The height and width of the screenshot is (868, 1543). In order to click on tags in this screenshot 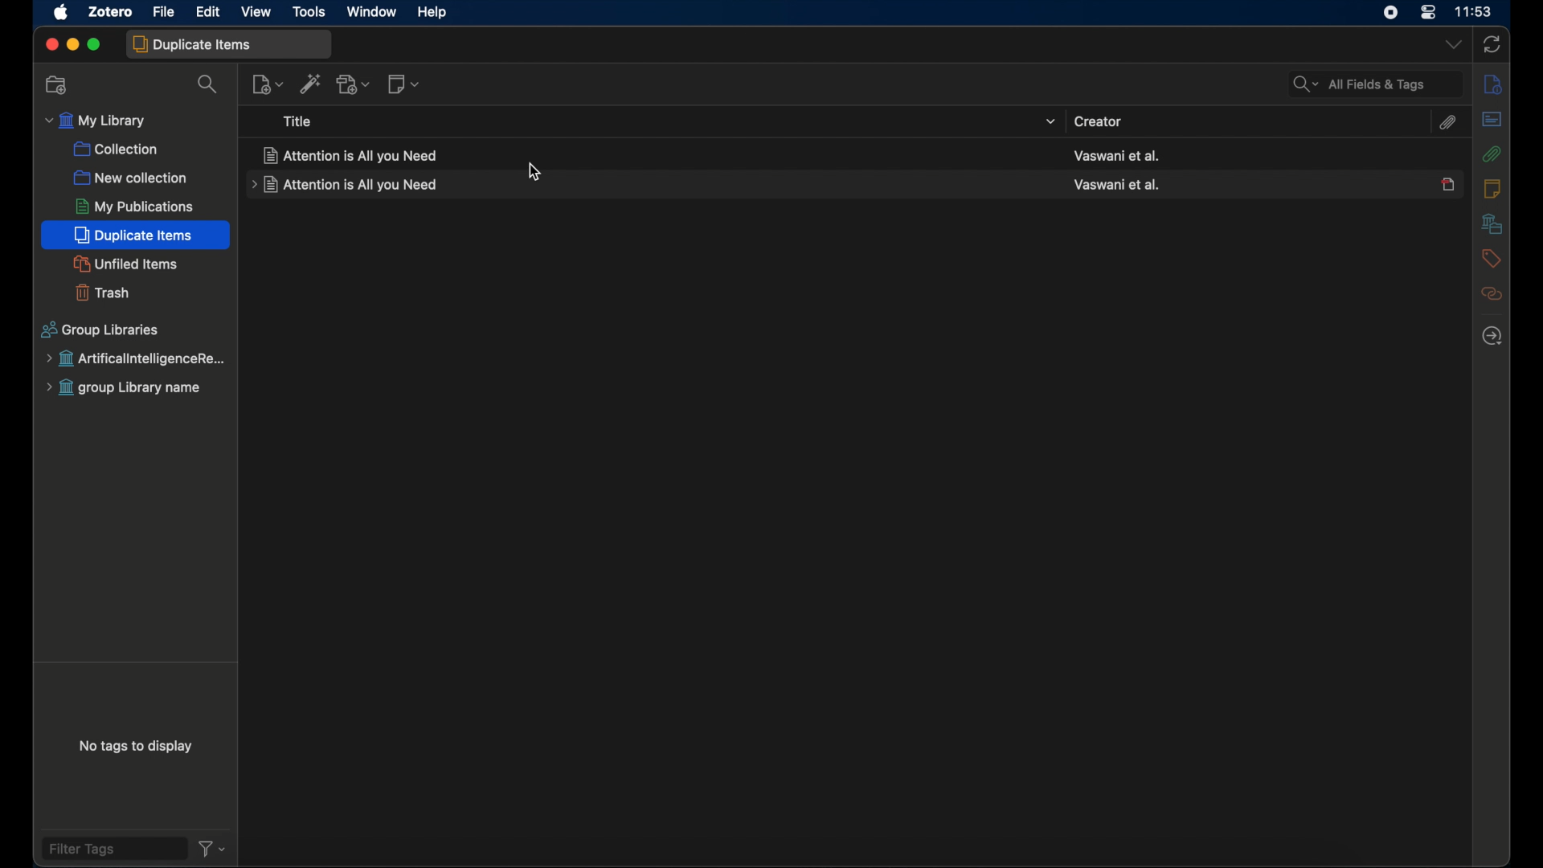, I will do `click(1490, 260)`.